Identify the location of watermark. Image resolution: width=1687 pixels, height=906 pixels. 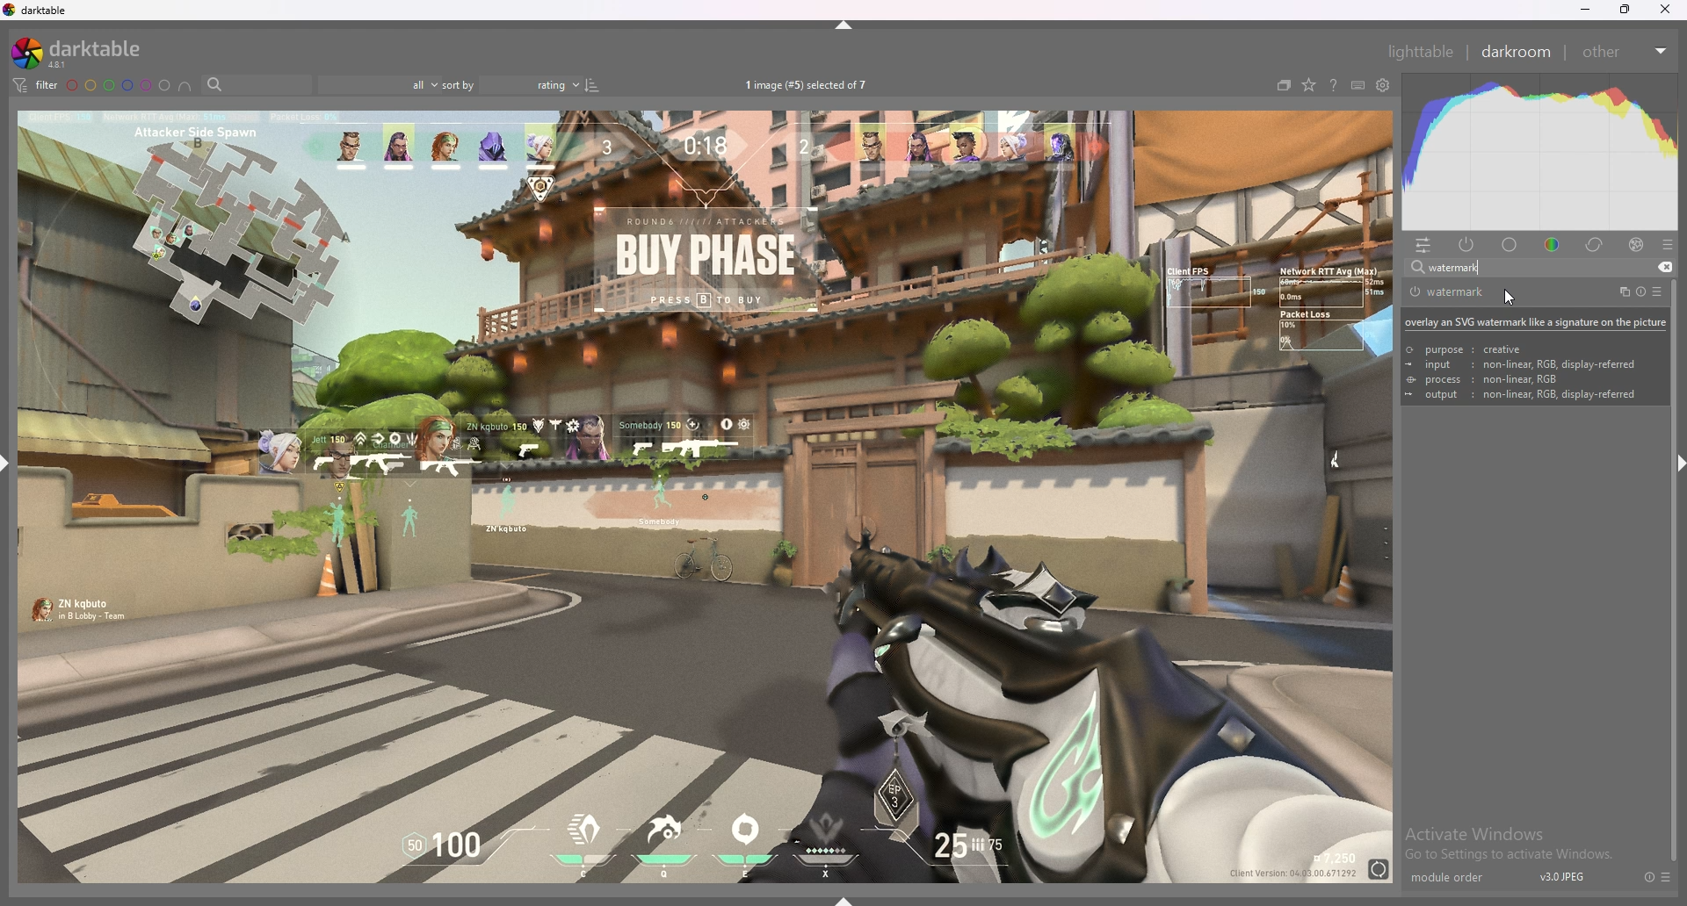
(1470, 292).